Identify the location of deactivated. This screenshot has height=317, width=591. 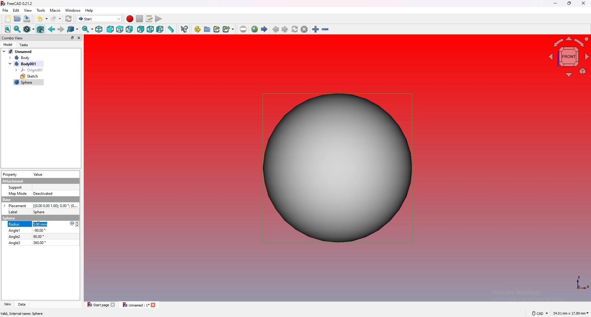
(43, 194).